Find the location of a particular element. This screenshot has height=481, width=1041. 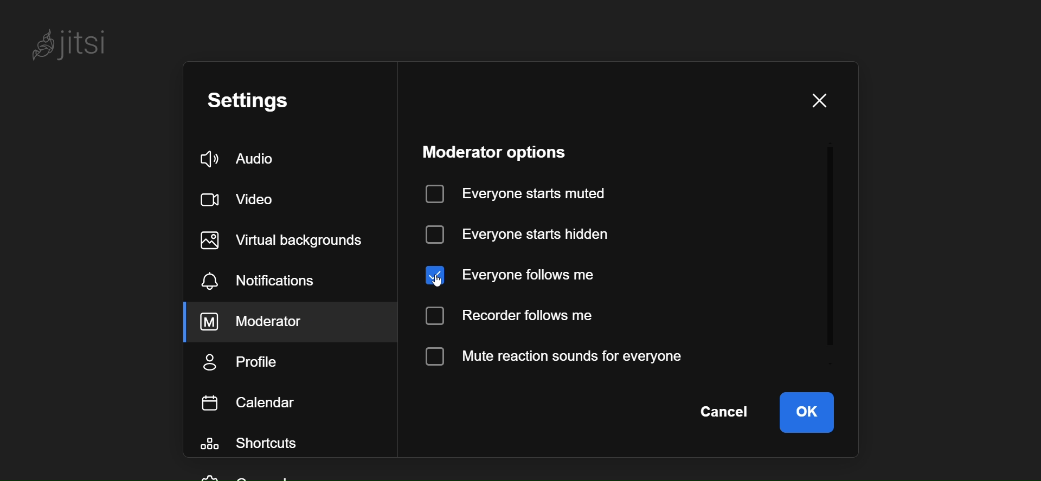

recorder follows me is located at coordinates (513, 316).